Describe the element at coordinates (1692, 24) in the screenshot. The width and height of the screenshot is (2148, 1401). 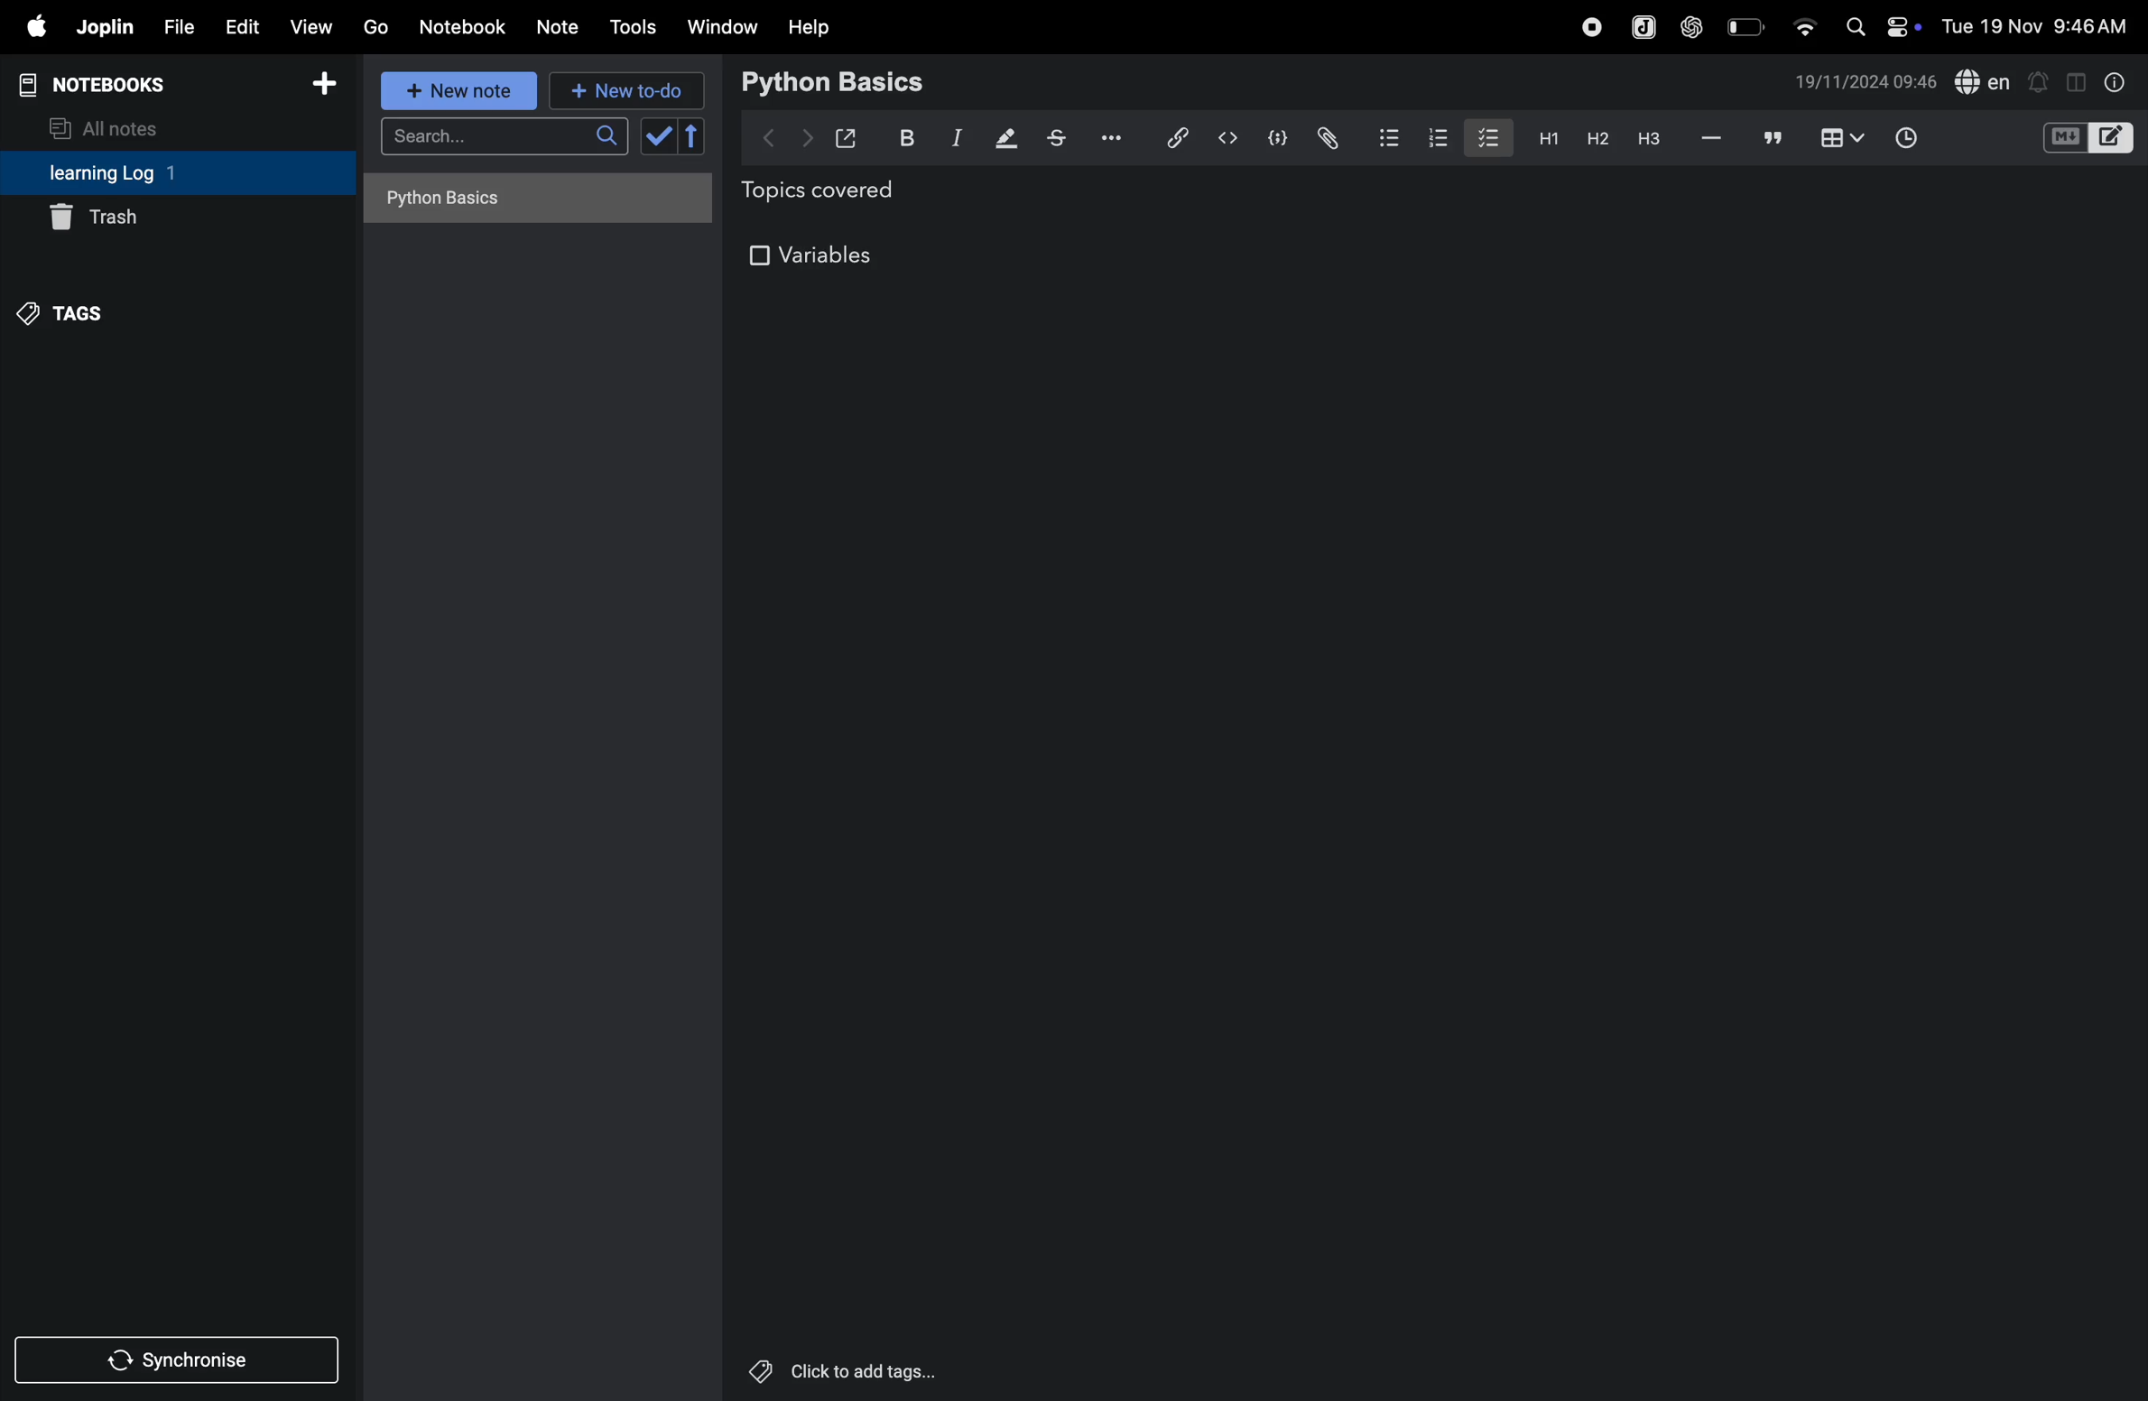
I see `chatgpt` at that location.